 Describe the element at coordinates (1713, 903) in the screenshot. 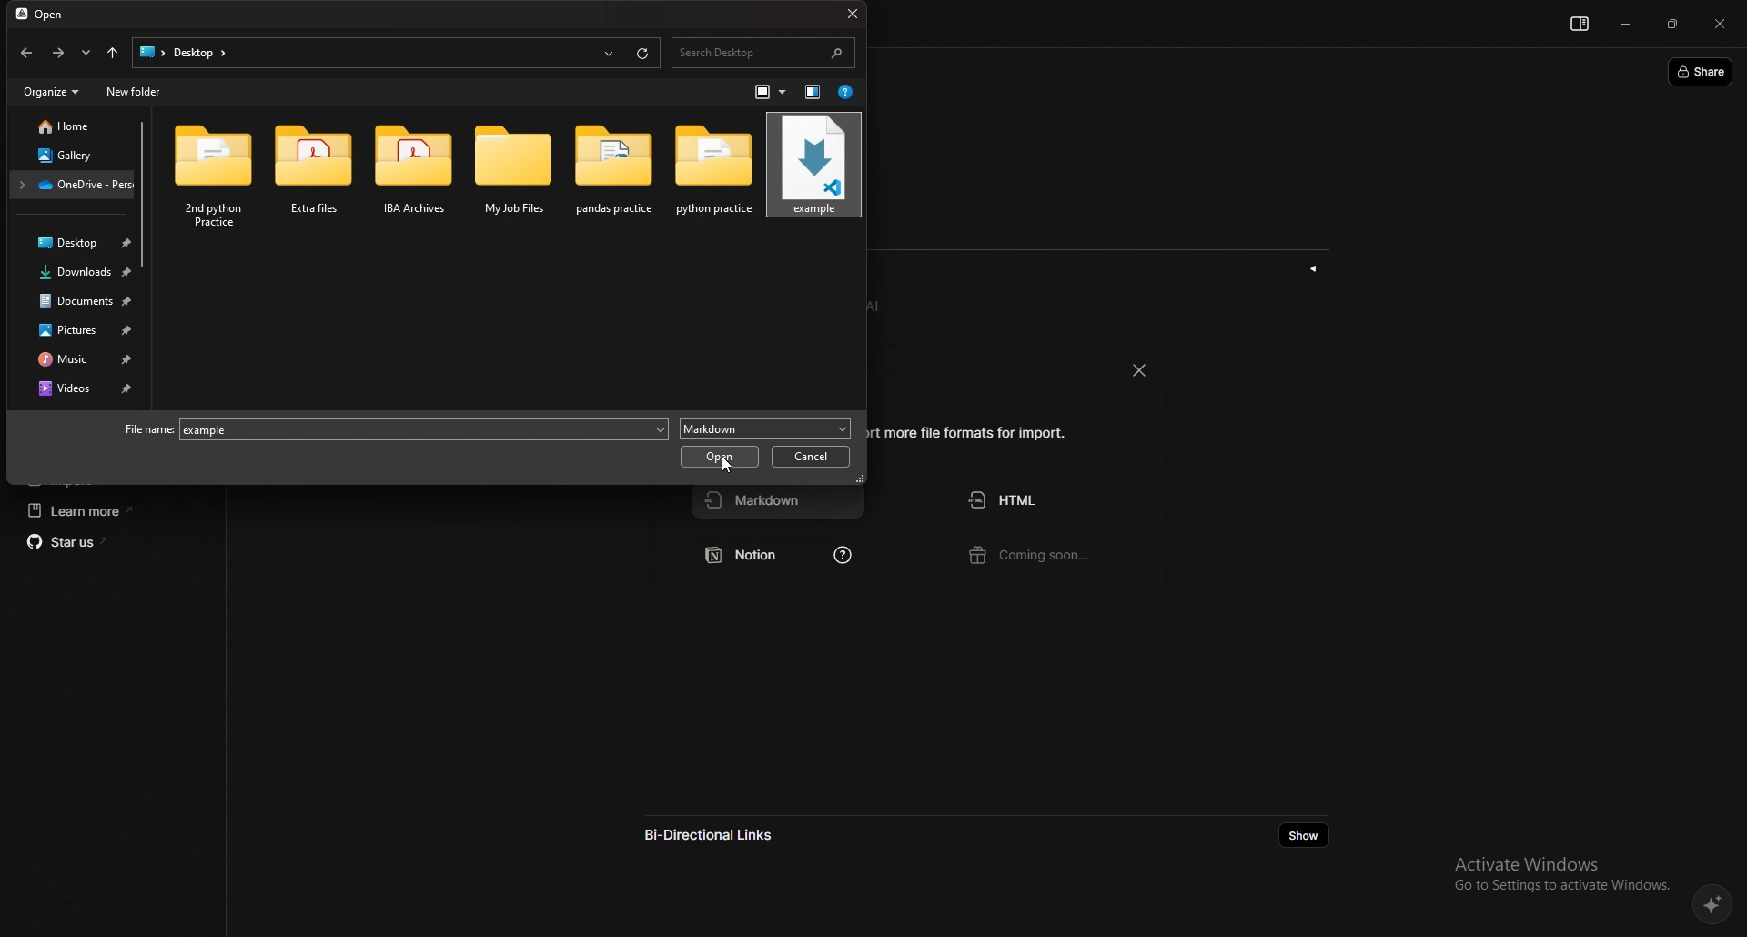

I see `affine AI` at that location.